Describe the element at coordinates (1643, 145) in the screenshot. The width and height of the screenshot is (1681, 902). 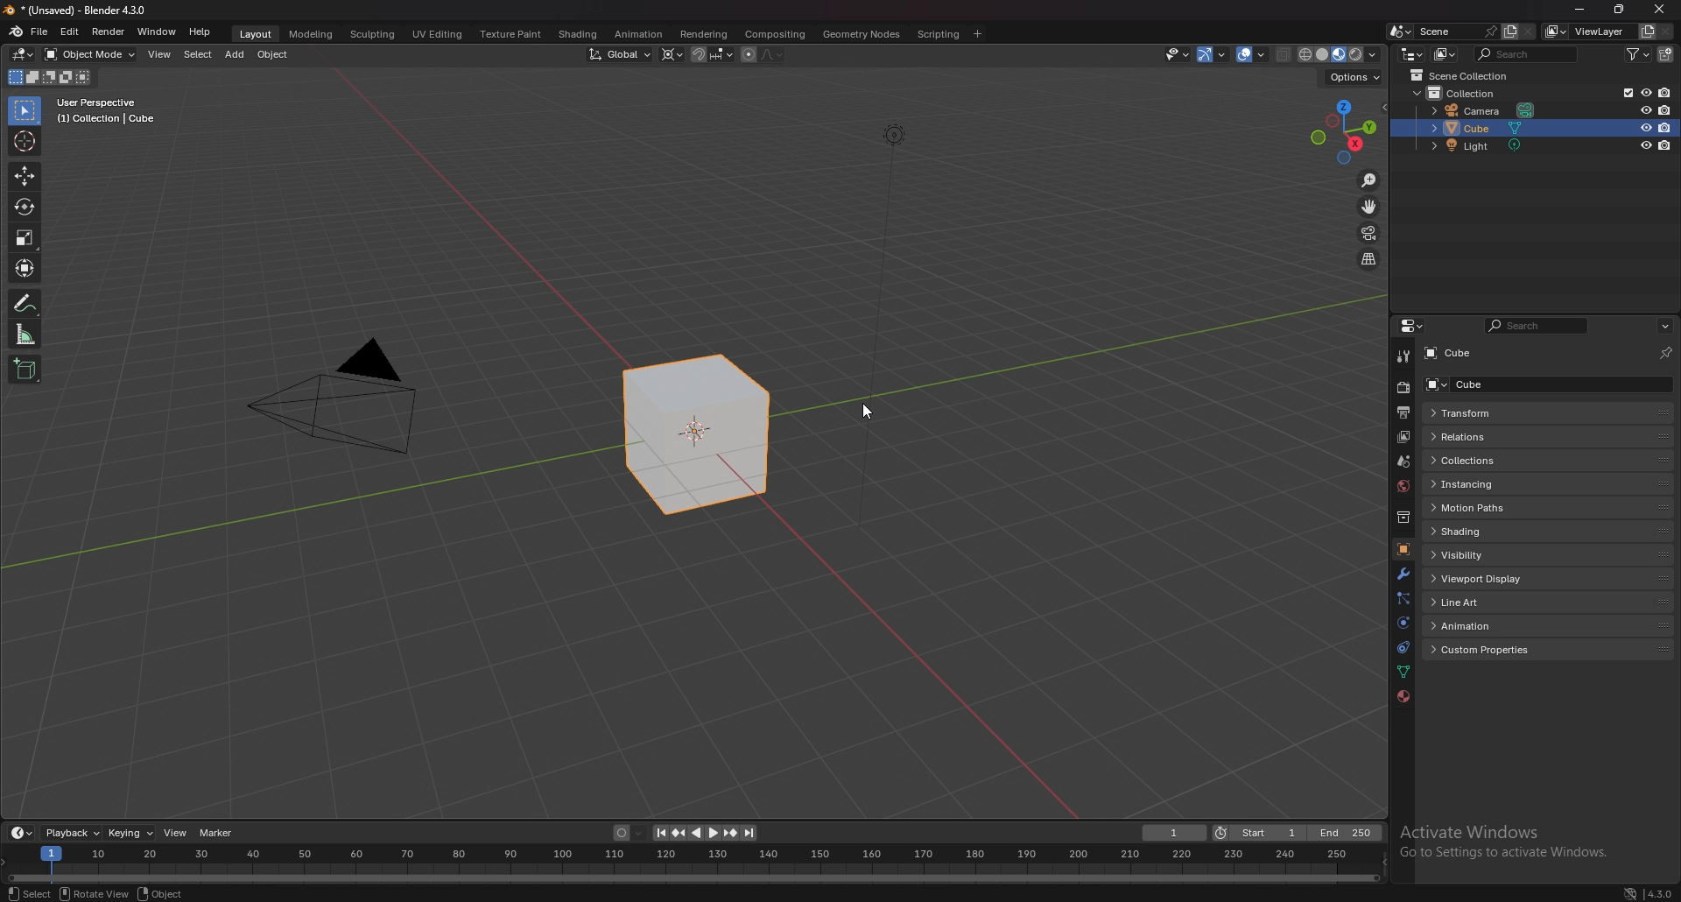
I see `hide in viewport` at that location.